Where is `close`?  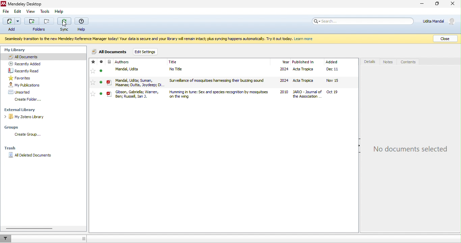
close is located at coordinates (454, 4).